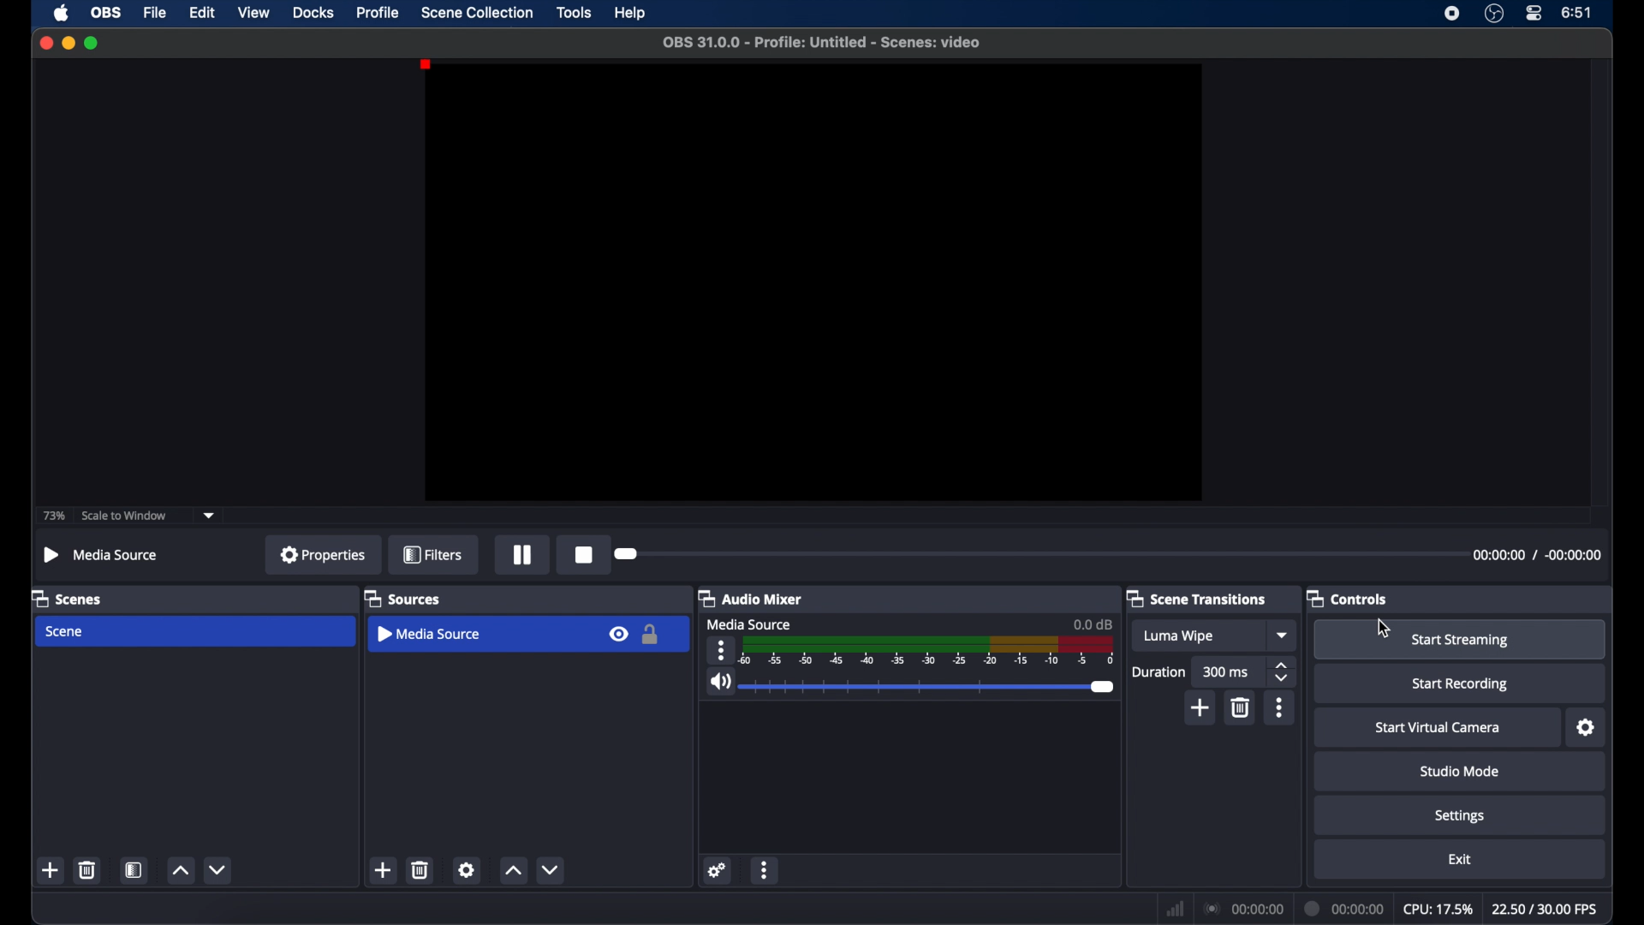 The height and width of the screenshot is (925, 1644). Describe the element at coordinates (1587, 728) in the screenshot. I see `settings` at that location.